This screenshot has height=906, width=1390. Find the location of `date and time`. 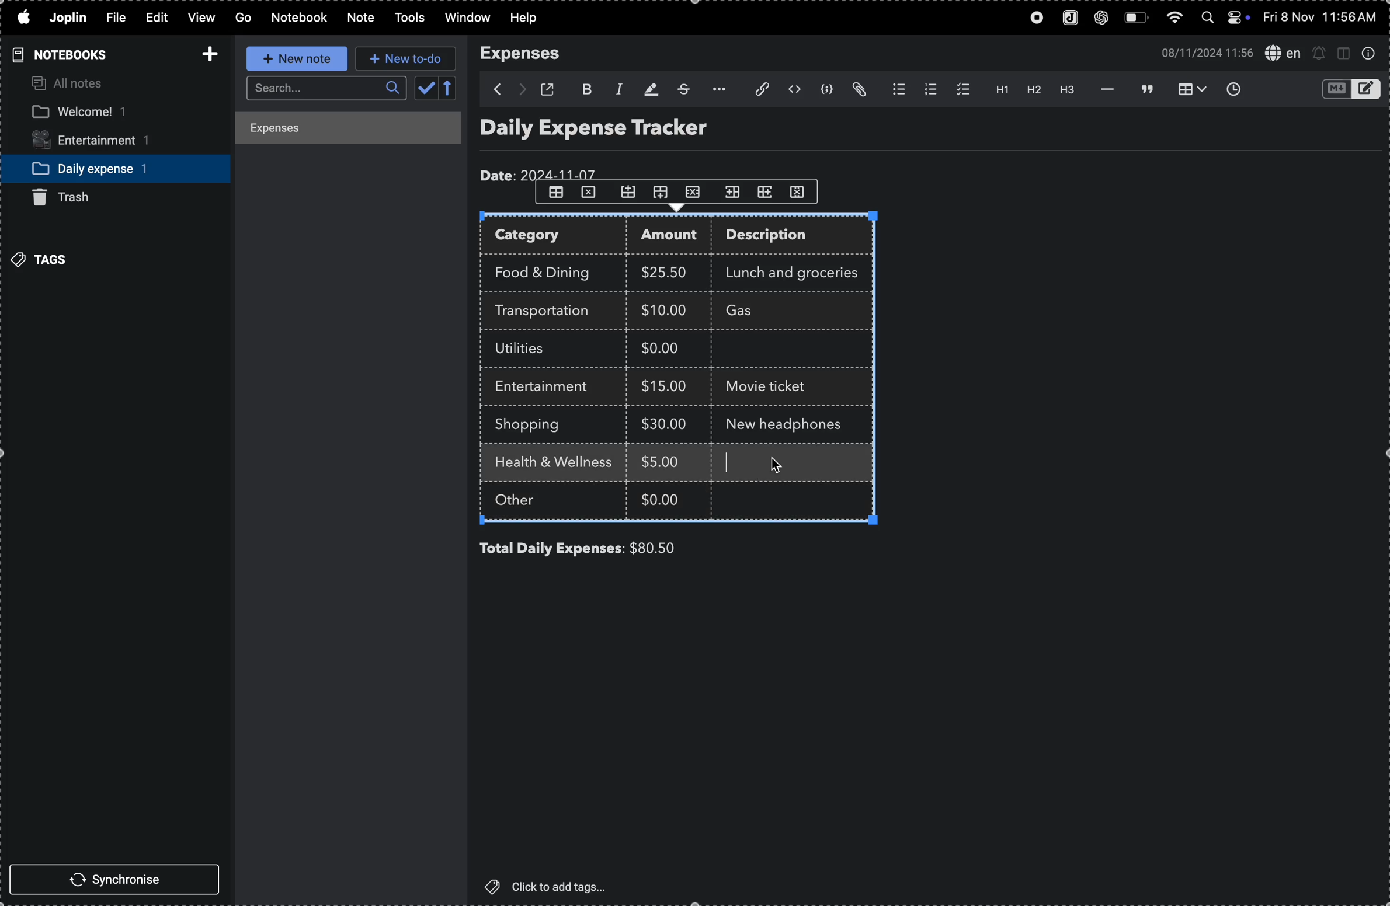

date and time is located at coordinates (1203, 52).